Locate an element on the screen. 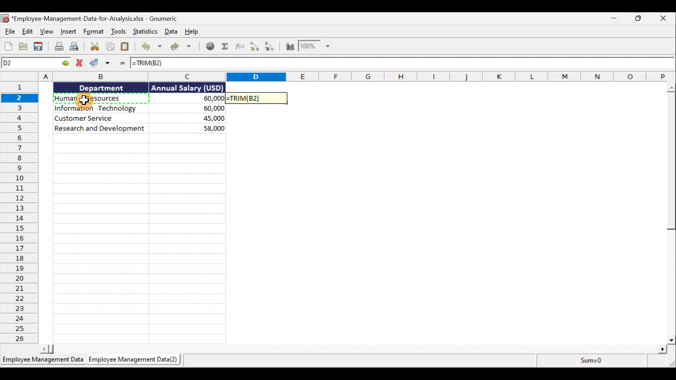 The height and width of the screenshot is (380, 676). sum=0 is located at coordinates (587, 361).